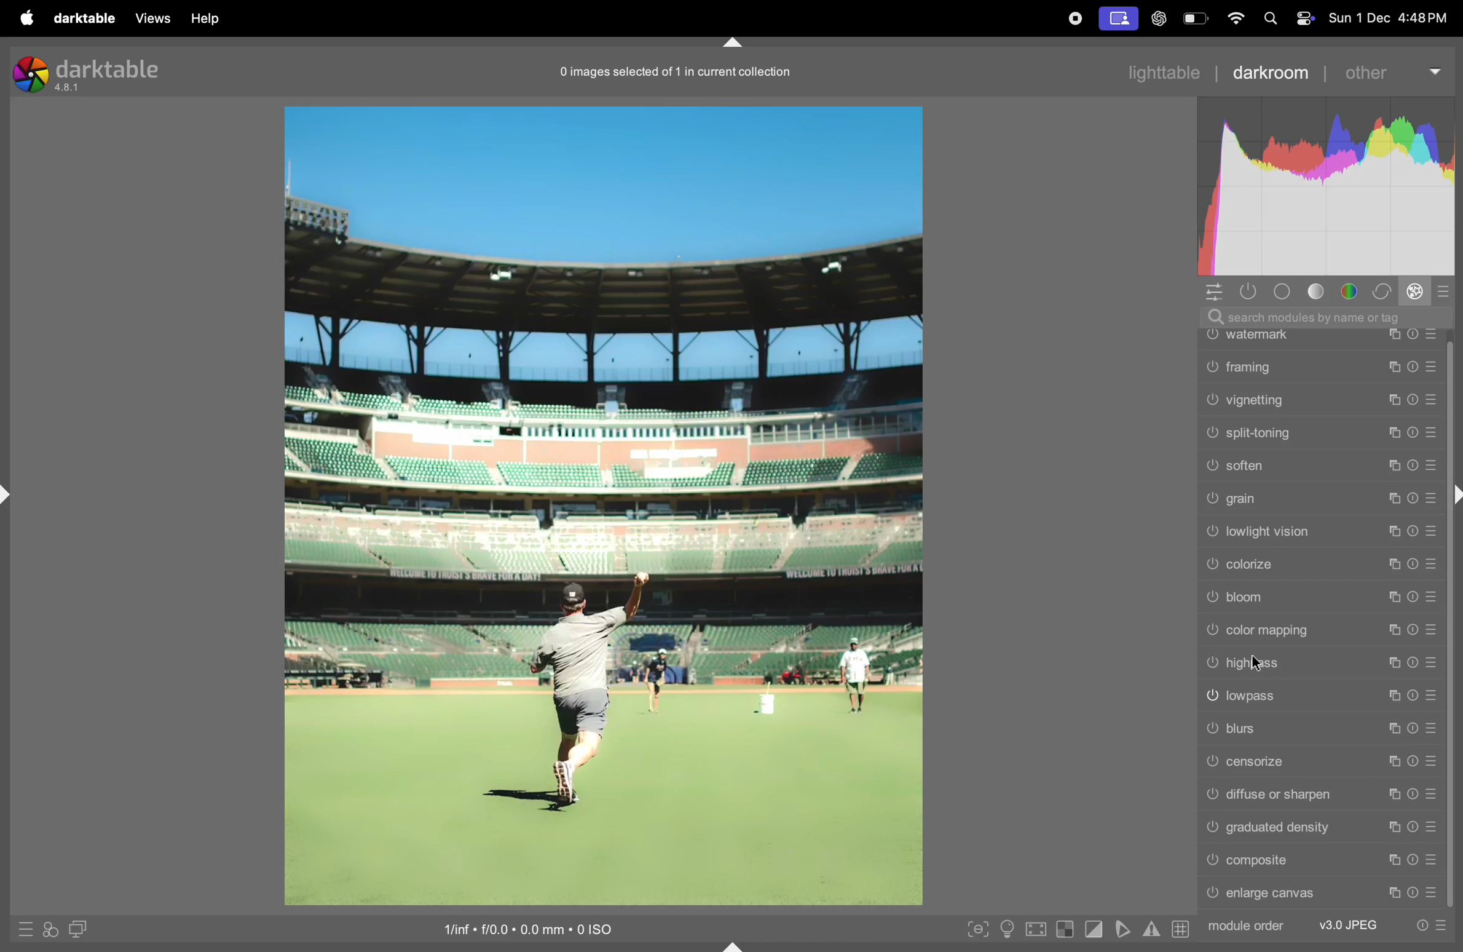  Describe the element at coordinates (1151, 927) in the screenshot. I see `toggle gamut checking` at that location.